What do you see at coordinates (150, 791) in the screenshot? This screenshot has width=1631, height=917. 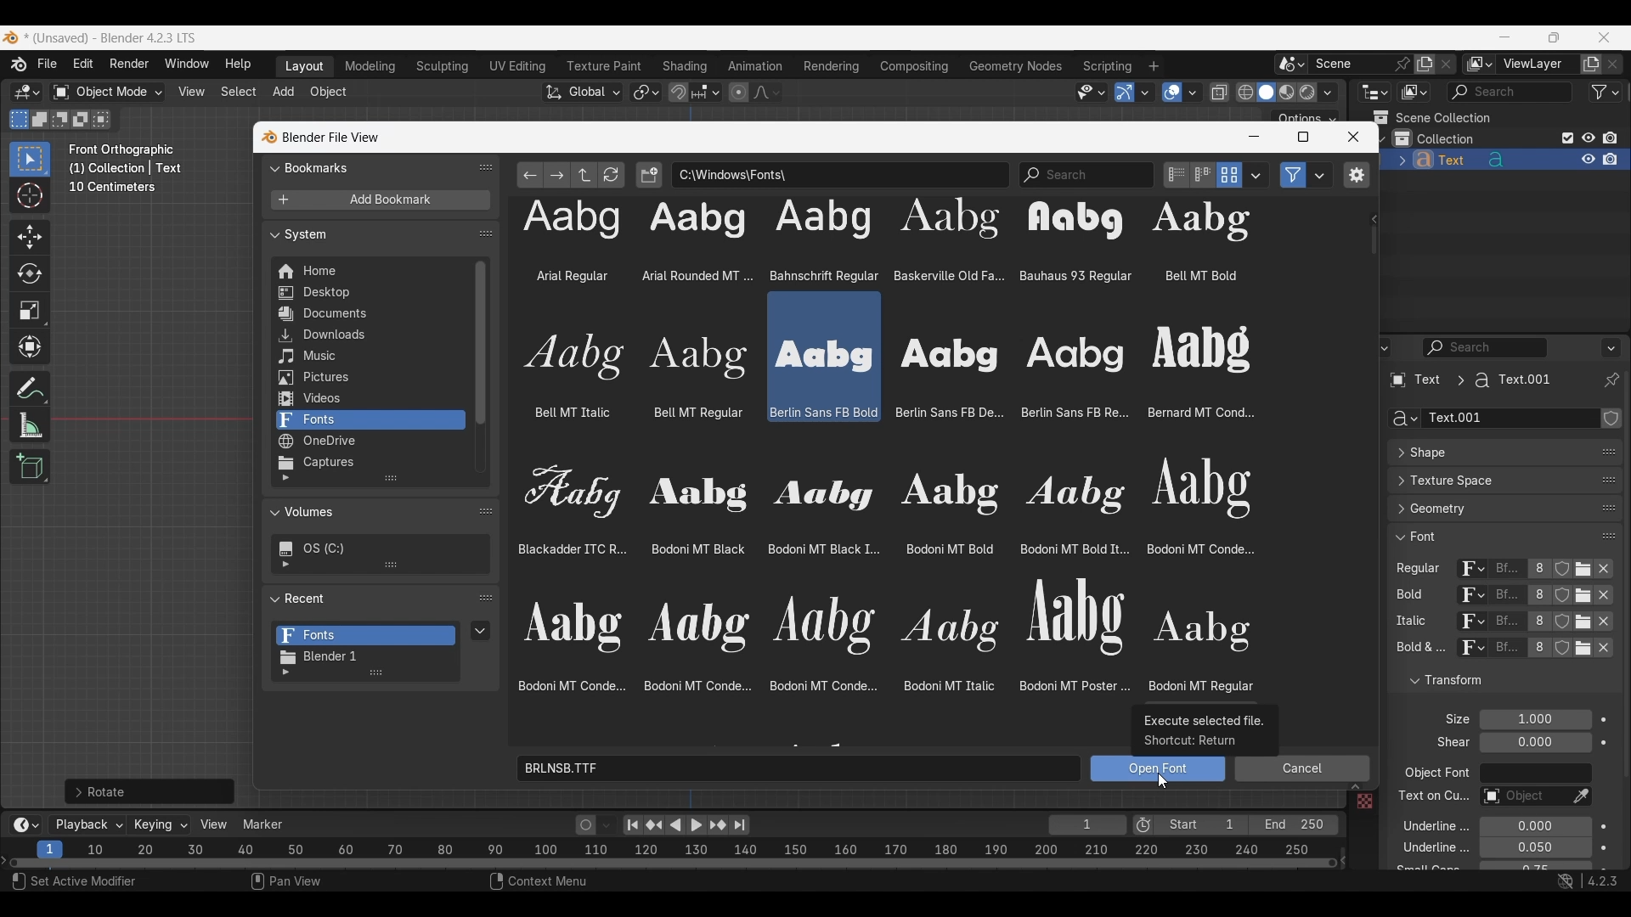 I see `For further rotation` at bounding box center [150, 791].